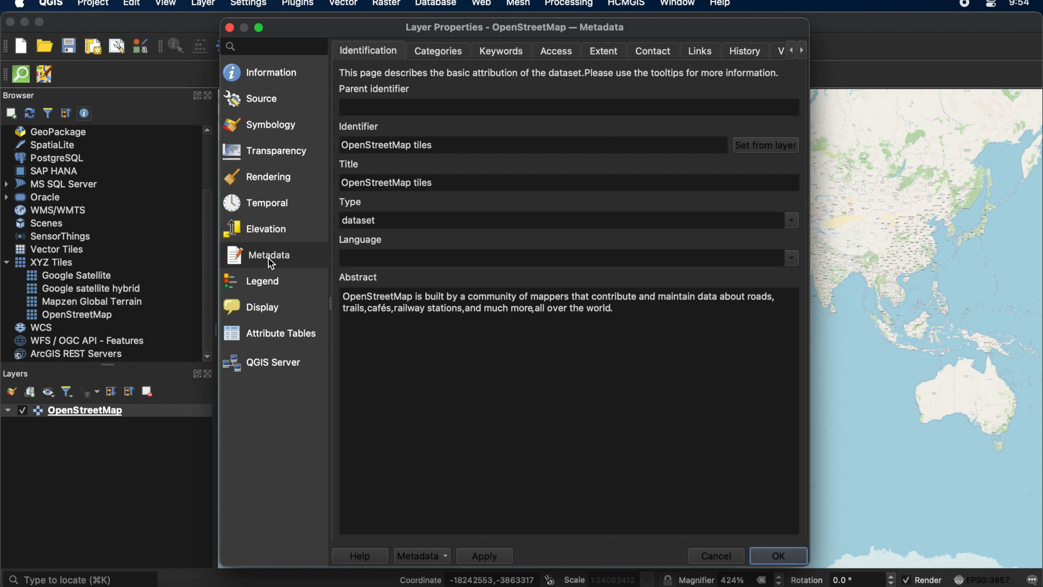  Describe the element at coordinates (49, 248) in the screenshot. I see `vector tiles` at that location.